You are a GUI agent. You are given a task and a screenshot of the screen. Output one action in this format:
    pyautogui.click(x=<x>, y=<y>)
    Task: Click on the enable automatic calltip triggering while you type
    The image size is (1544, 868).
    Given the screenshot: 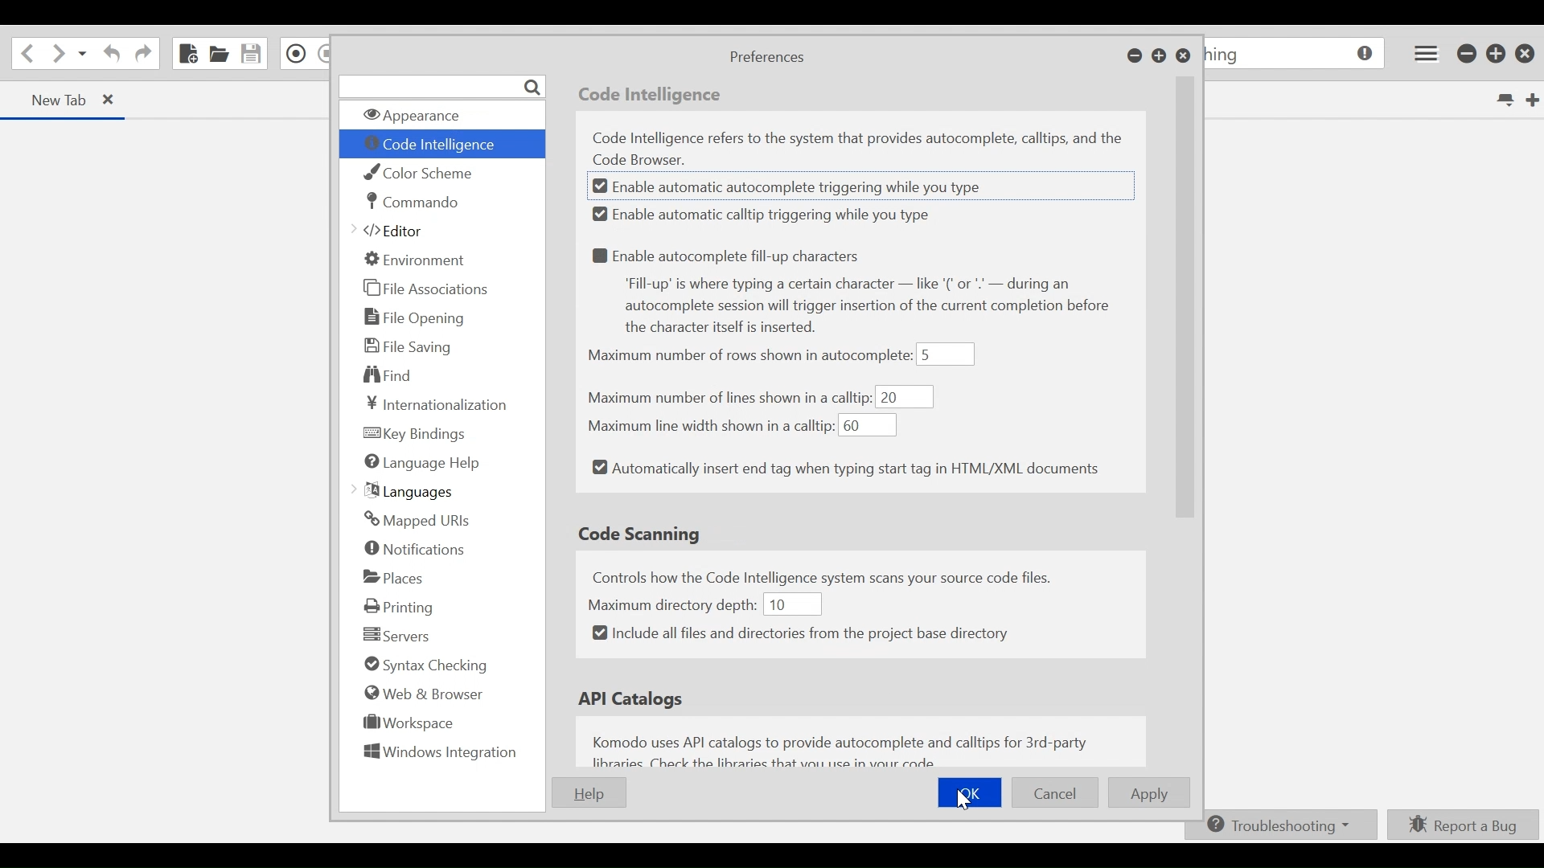 What is the action you would take?
    pyautogui.click(x=768, y=215)
    